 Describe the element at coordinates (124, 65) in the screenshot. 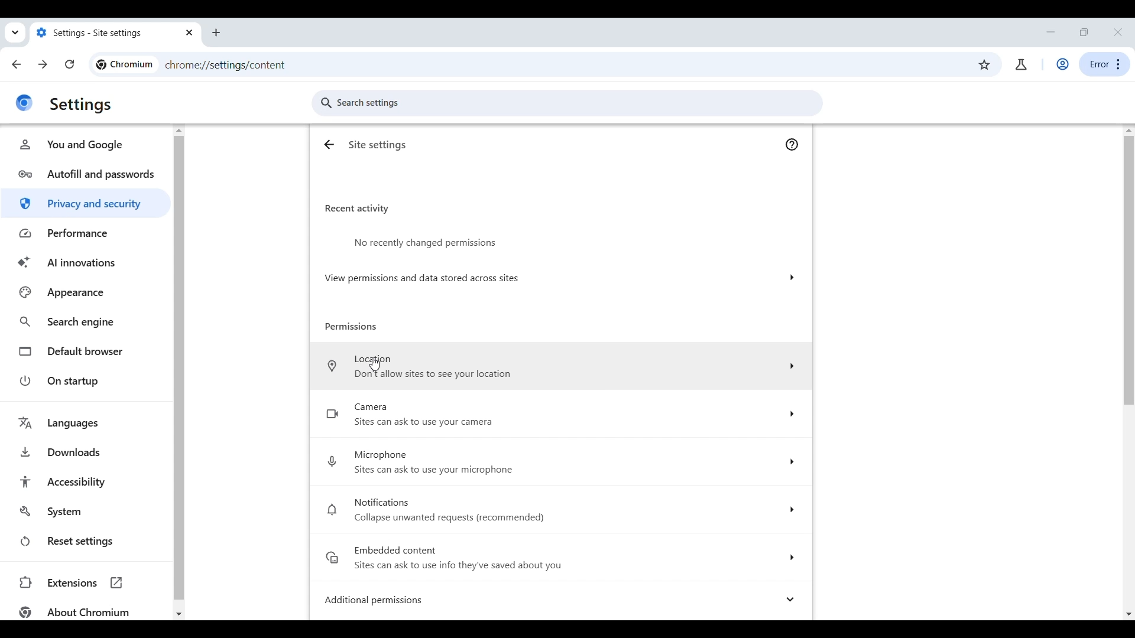

I see `Chromium` at that location.